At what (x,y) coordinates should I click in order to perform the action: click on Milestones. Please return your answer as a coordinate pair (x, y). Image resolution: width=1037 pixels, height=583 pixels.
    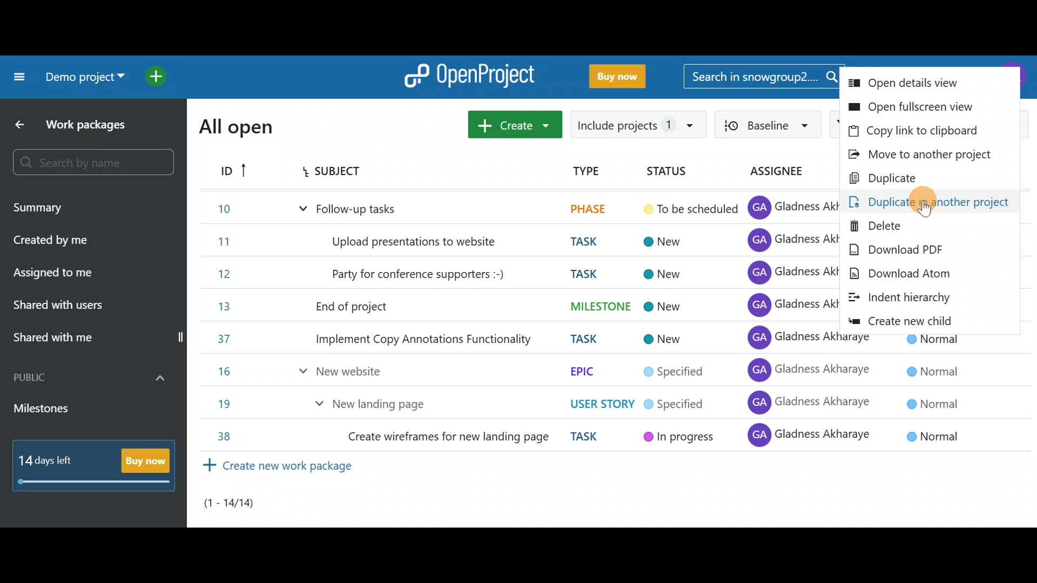
    Looking at the image, I should click on (77, 412).